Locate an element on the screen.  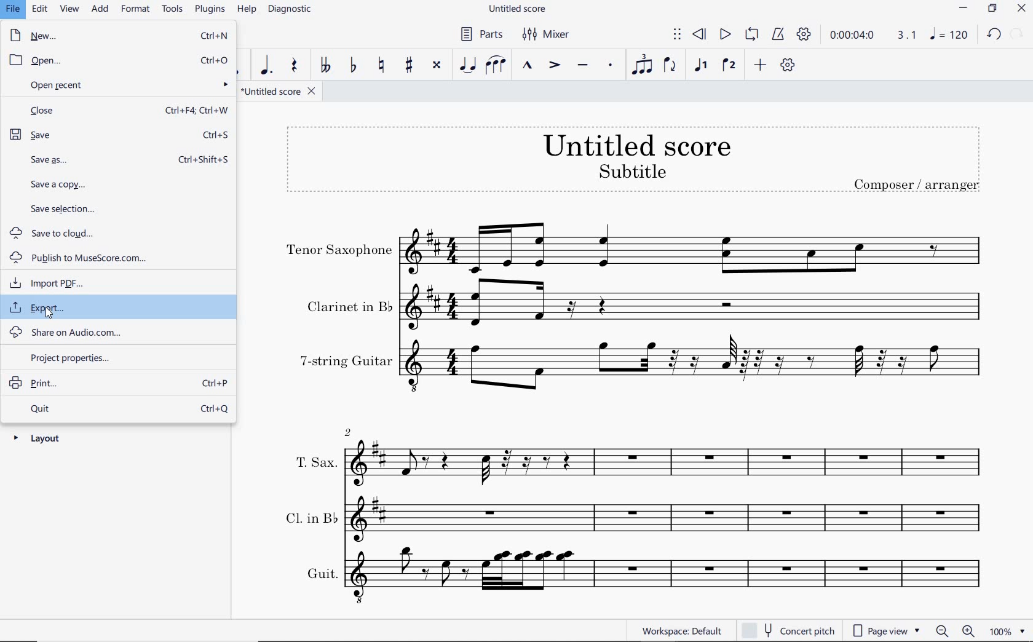
TOGGLE DOUBLE-SHARP is located at coordinates (436, 67).